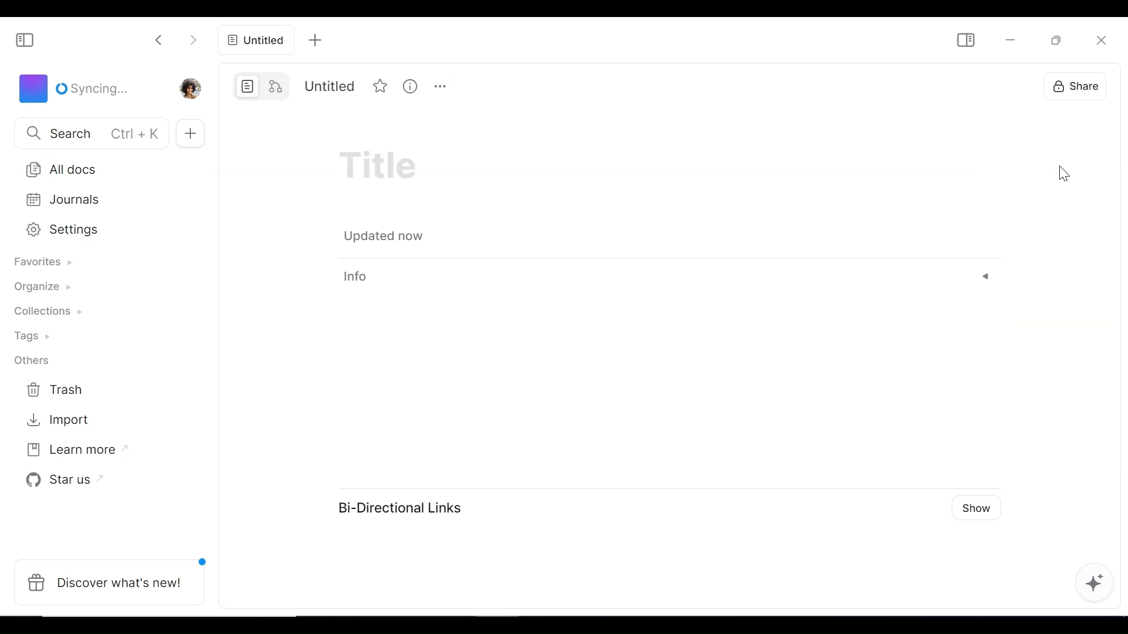 The height and width of the screenshot is (634, 1128). What do you see at coordinates (963, 41) in the screenshot?
I see `Show/Hide Sidebar` at bounding box center [963, 41].